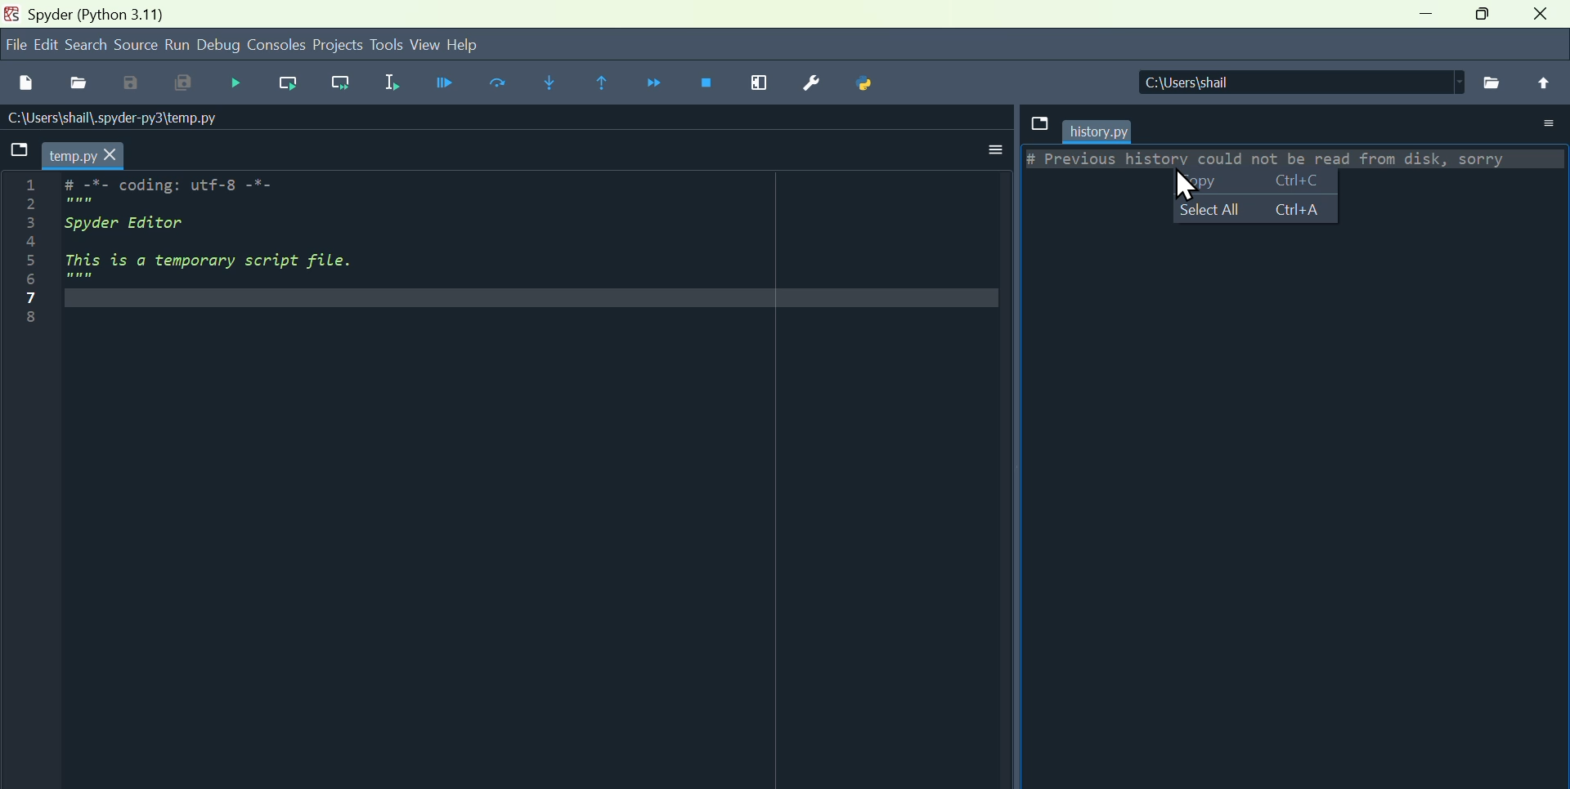 This screenshot has width=1570, height=789. I want to click on minimize, so click(1425, 12).